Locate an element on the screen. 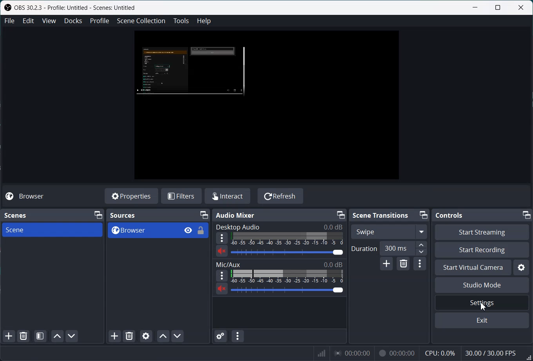 The height and width of the screenshot is (361, 533). Remove configurable transition is located at coordinates (403, 264).